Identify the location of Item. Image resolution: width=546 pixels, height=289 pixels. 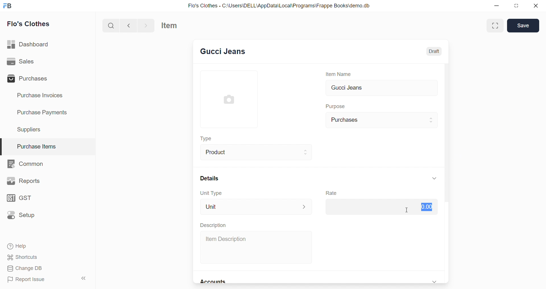
(173, 26).